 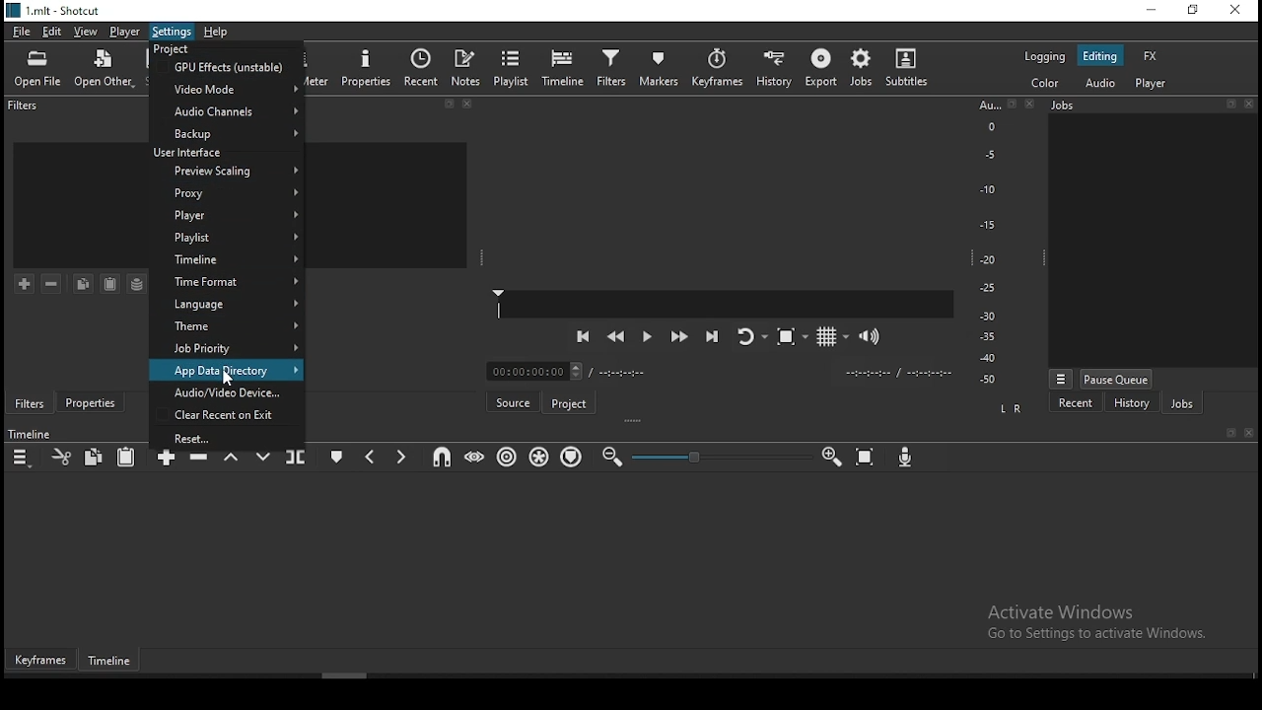 What do you see at coordinates (227, 50) in the screenshot?
I see `project` at bounding box center [227, 50].